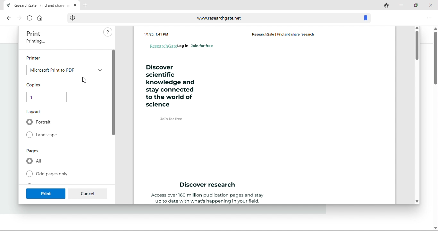 This screenshot has width=438, height=231. What do you see at coordinates (35, 43) in the screenshot?
I see `Printing` at bounding box center [35, 43].